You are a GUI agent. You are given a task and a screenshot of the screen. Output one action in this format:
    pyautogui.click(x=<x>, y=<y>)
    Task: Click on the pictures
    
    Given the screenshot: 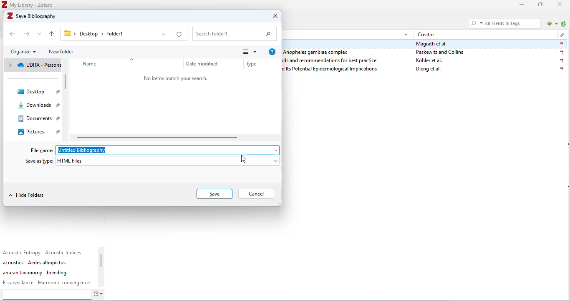 What is the action you would take?
    pyautogui.click(x=38, y=131)
    